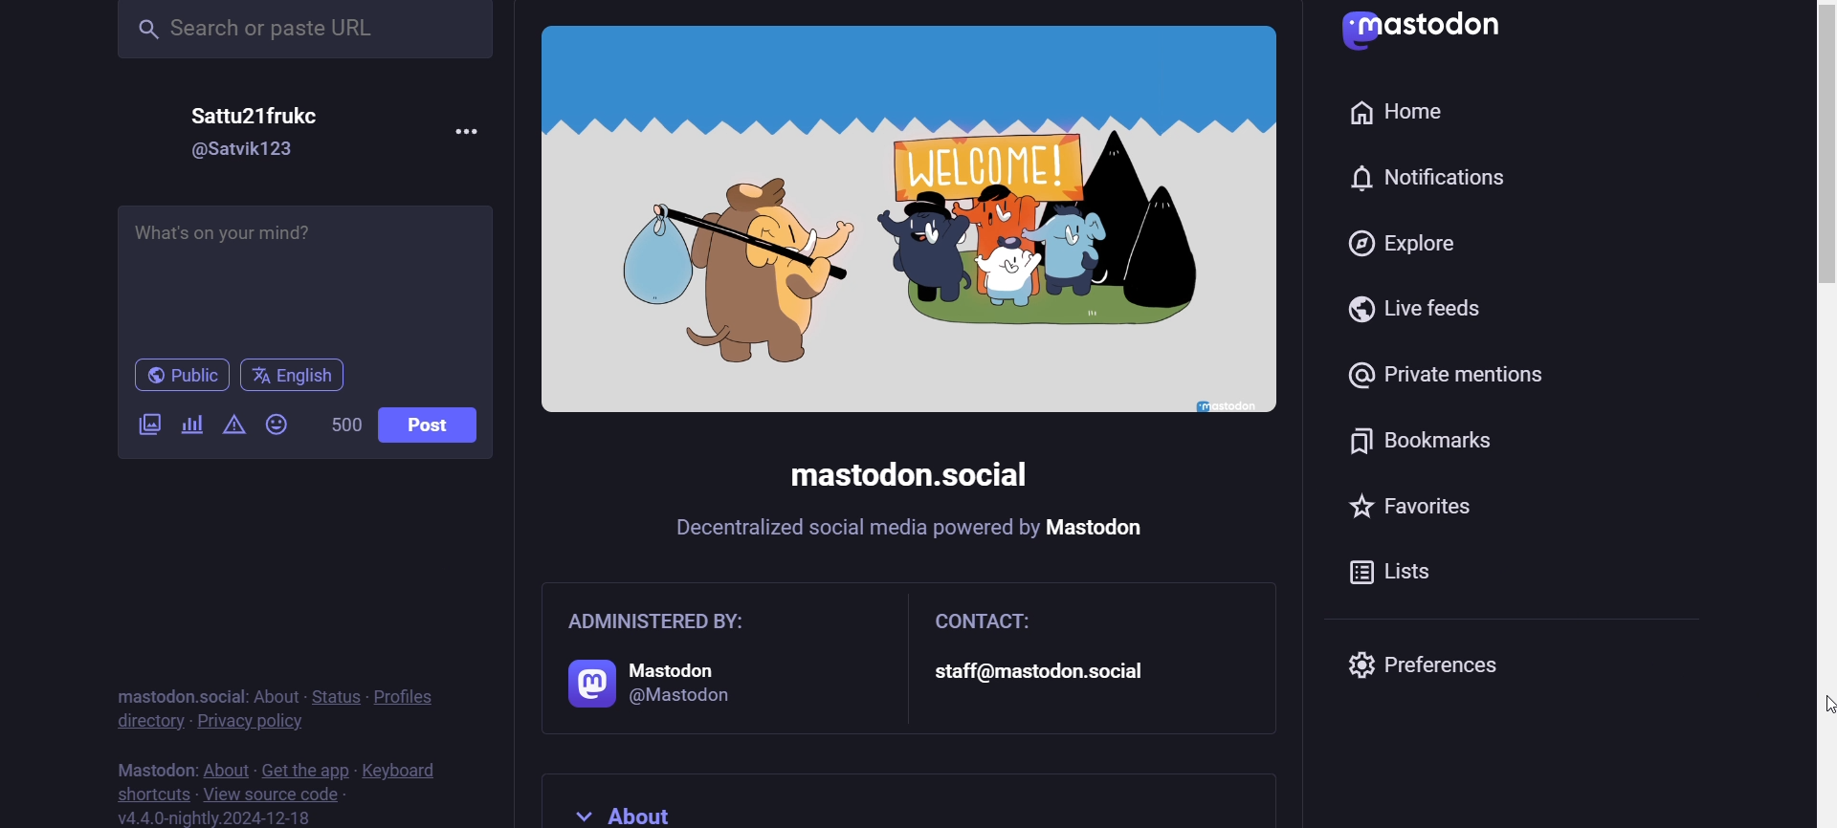 The width and height of the screenshot is (1837, 828). I want to click on Sattu21frukc, so click(258, 120).